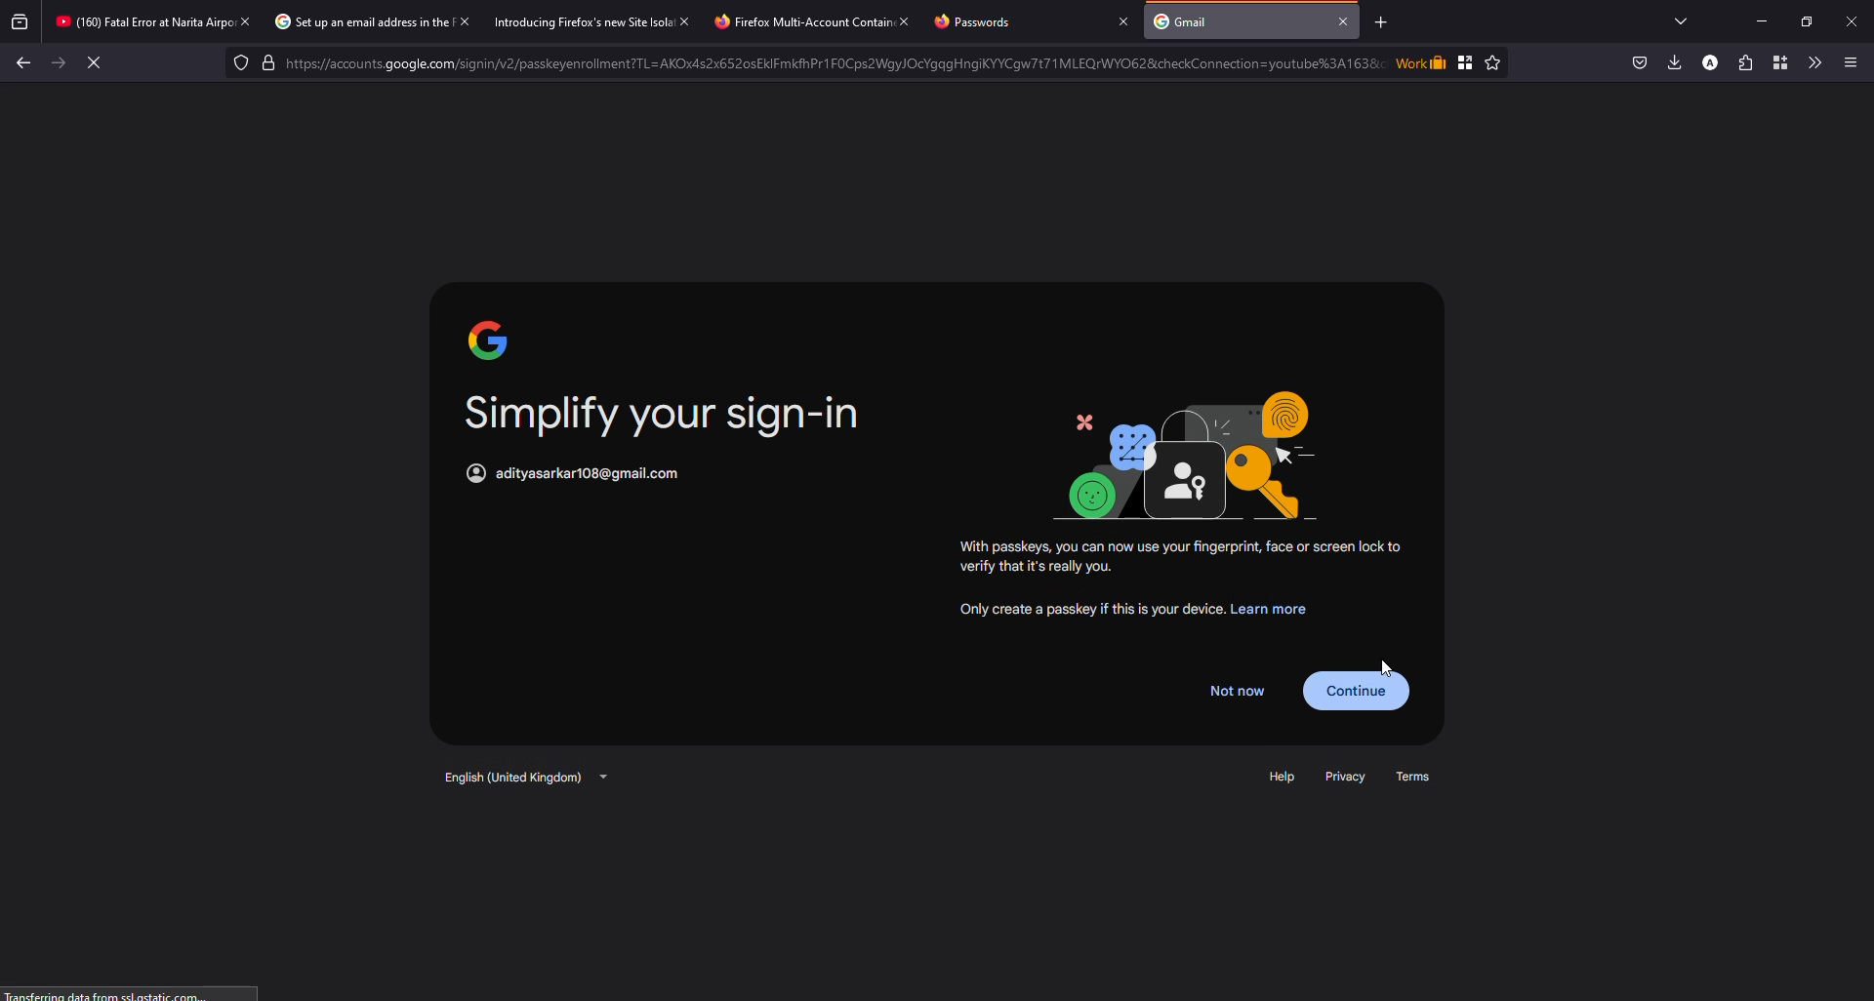  Describe the element at coordinates (904, 20) in the screenshot. I see `close` at that location.